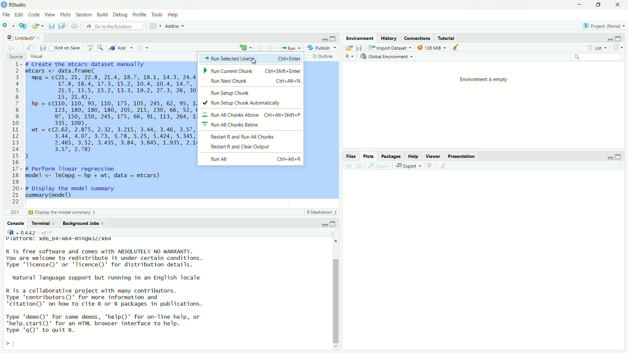 This screenshot has height=353, width=628. I want to click on open file, so click(37, 26).